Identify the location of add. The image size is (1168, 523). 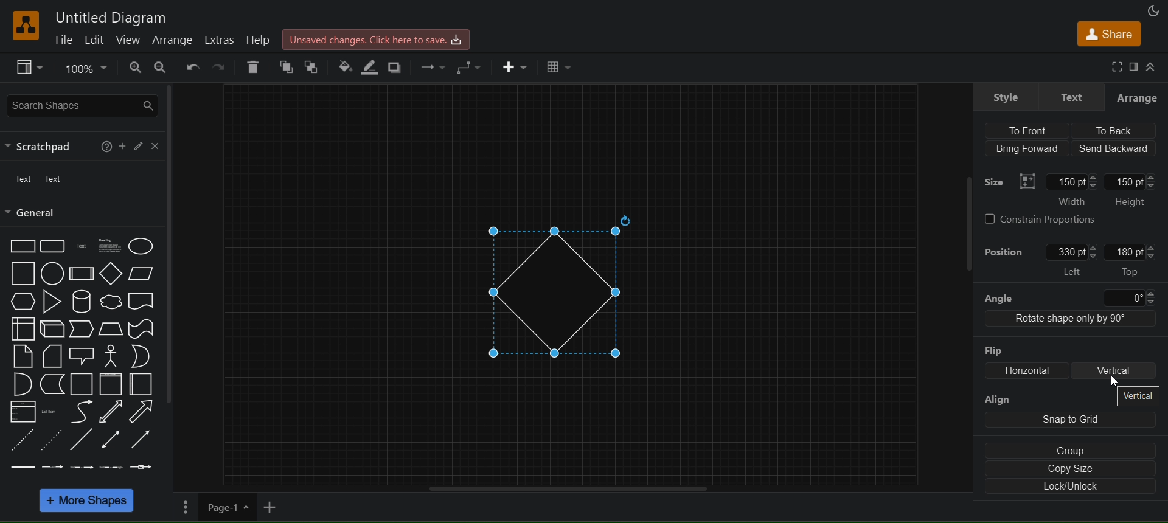
(272, 507).